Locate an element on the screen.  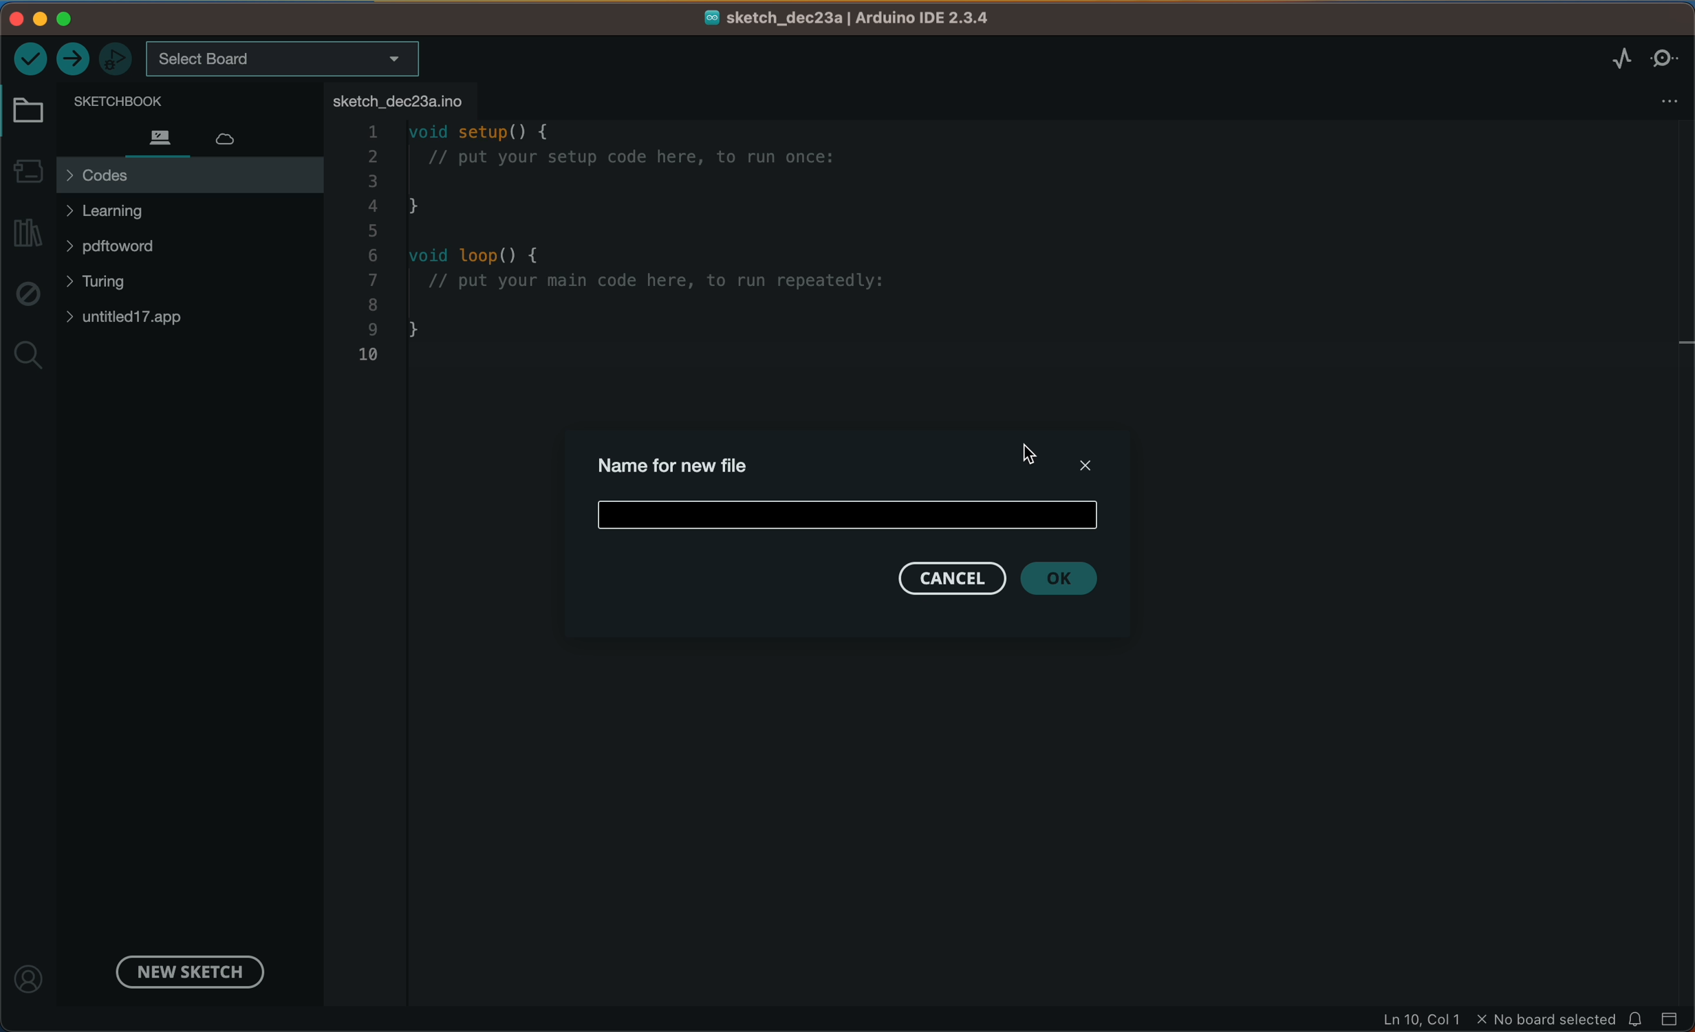
cloud is located at coordinates (239, 134).